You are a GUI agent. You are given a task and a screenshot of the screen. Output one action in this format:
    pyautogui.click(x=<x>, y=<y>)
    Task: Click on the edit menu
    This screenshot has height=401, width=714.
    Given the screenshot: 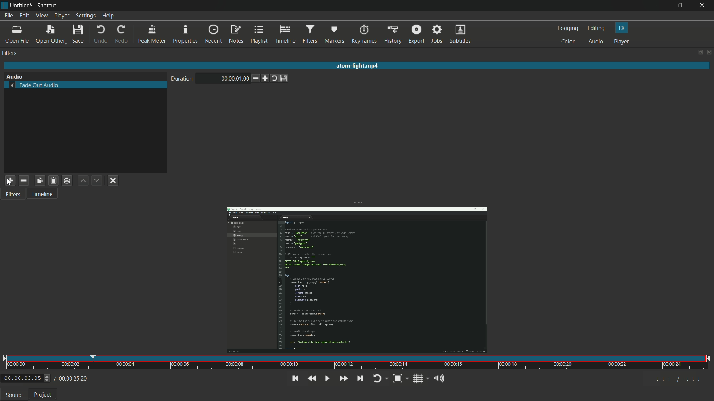 What is the action you would take?
    pyautogui.click(x=23, y=16)
    